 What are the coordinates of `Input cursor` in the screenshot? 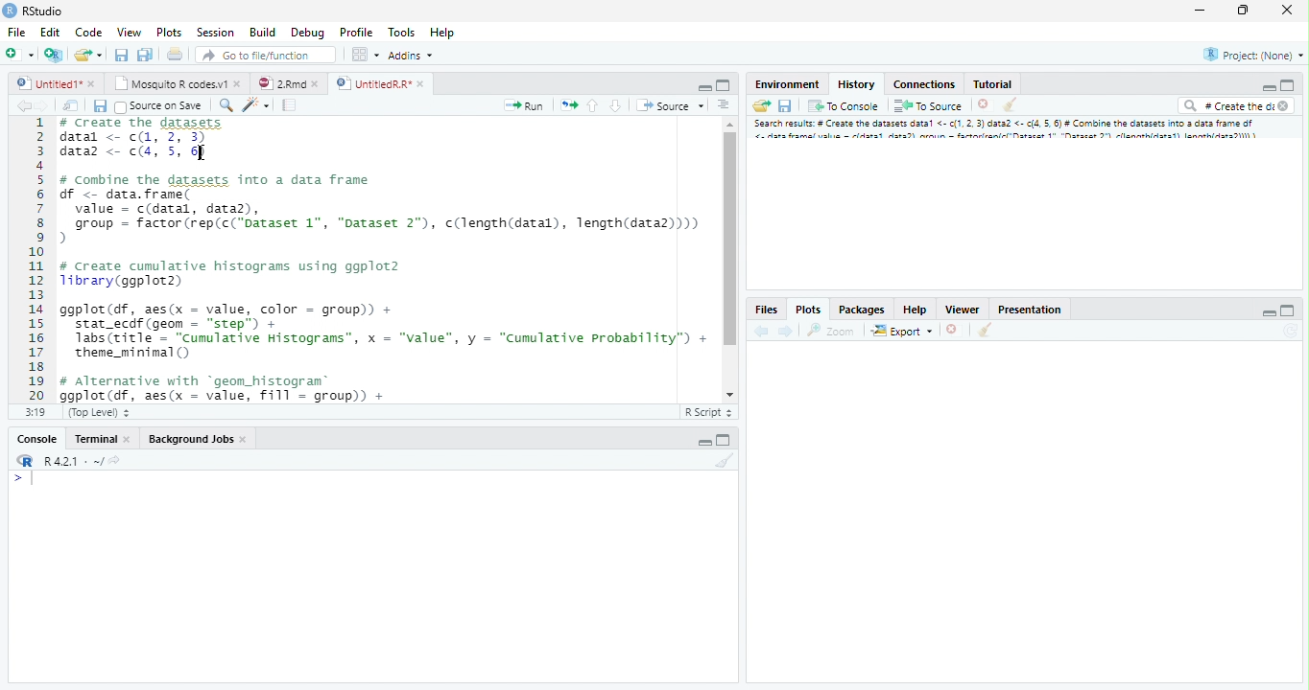 It's located at (29, 479).